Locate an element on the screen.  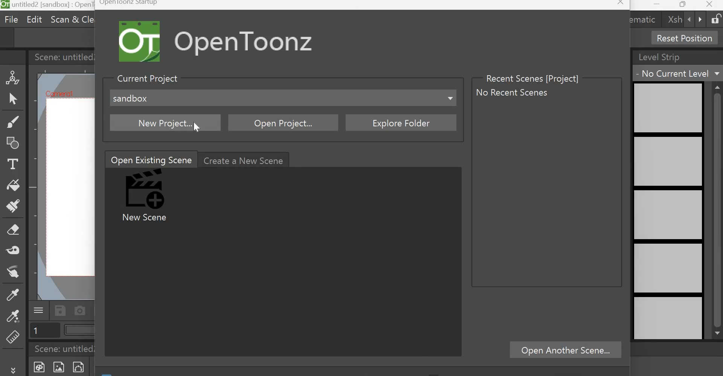
New project is located at coordinates (166, 122).